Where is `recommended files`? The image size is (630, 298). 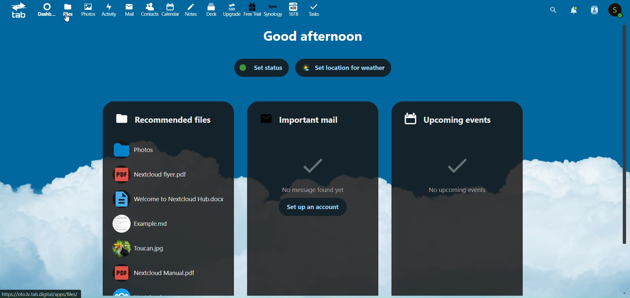 recommended files is located at coordinates (167, 119).